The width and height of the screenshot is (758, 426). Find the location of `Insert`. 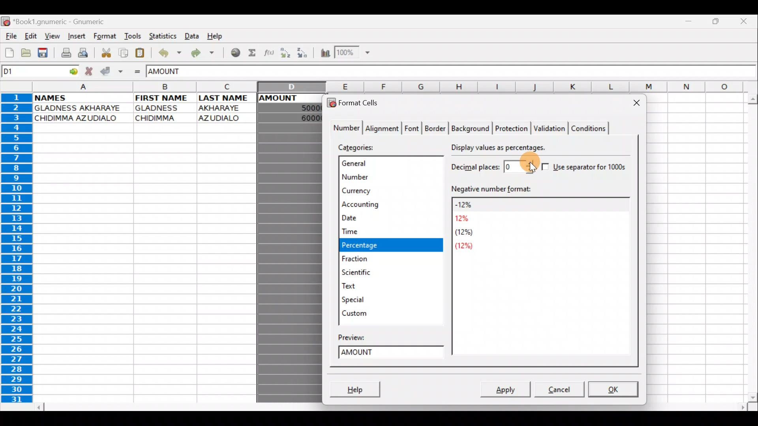

Insert is located at coordinates (76, 37).